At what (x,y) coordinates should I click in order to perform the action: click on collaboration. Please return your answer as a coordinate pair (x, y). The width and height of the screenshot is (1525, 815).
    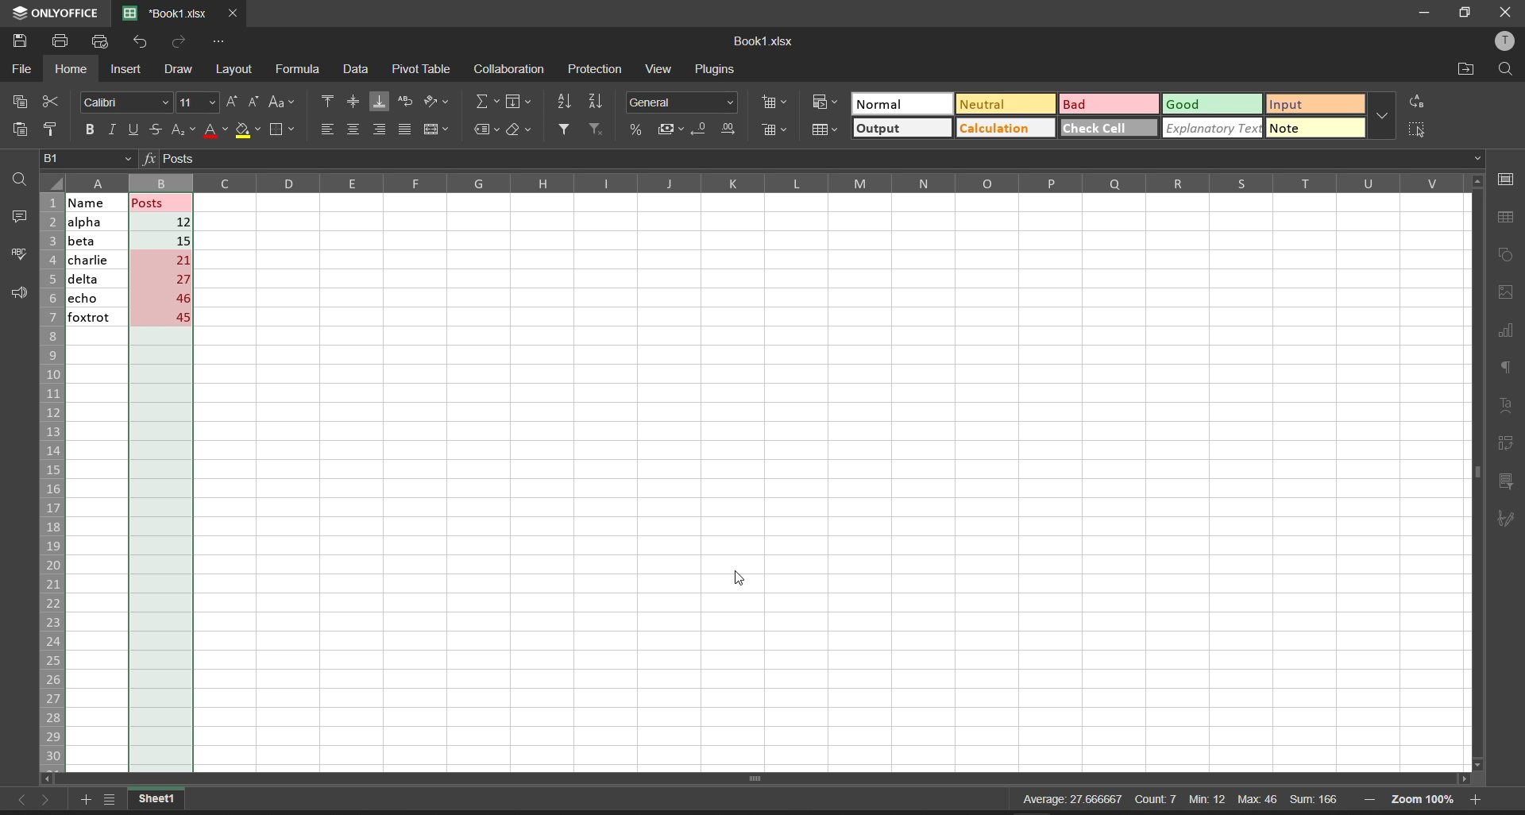
    Looking at the image, I should click on (510, 69).